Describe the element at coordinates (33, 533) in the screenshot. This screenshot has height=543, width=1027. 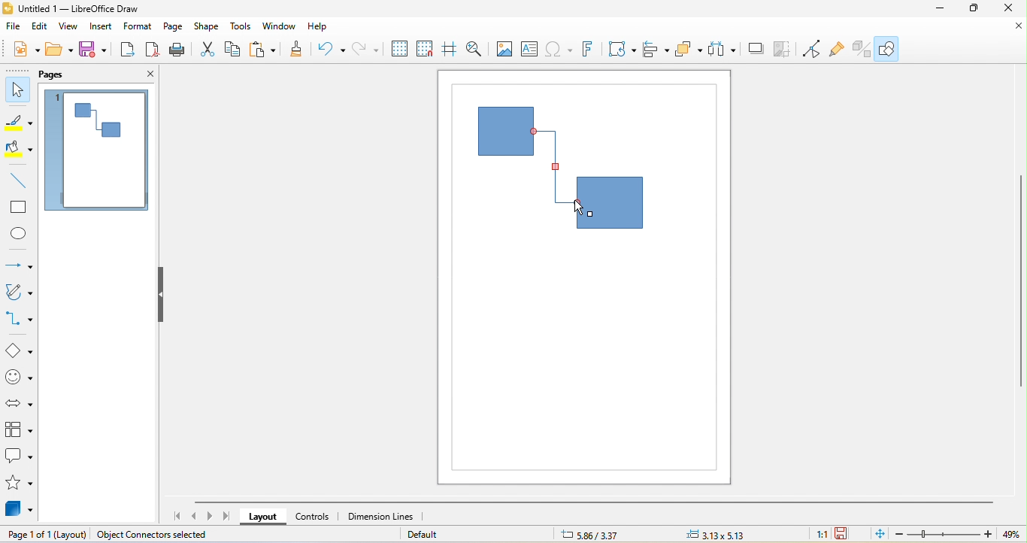
I see `page 1 of 1` at that location.